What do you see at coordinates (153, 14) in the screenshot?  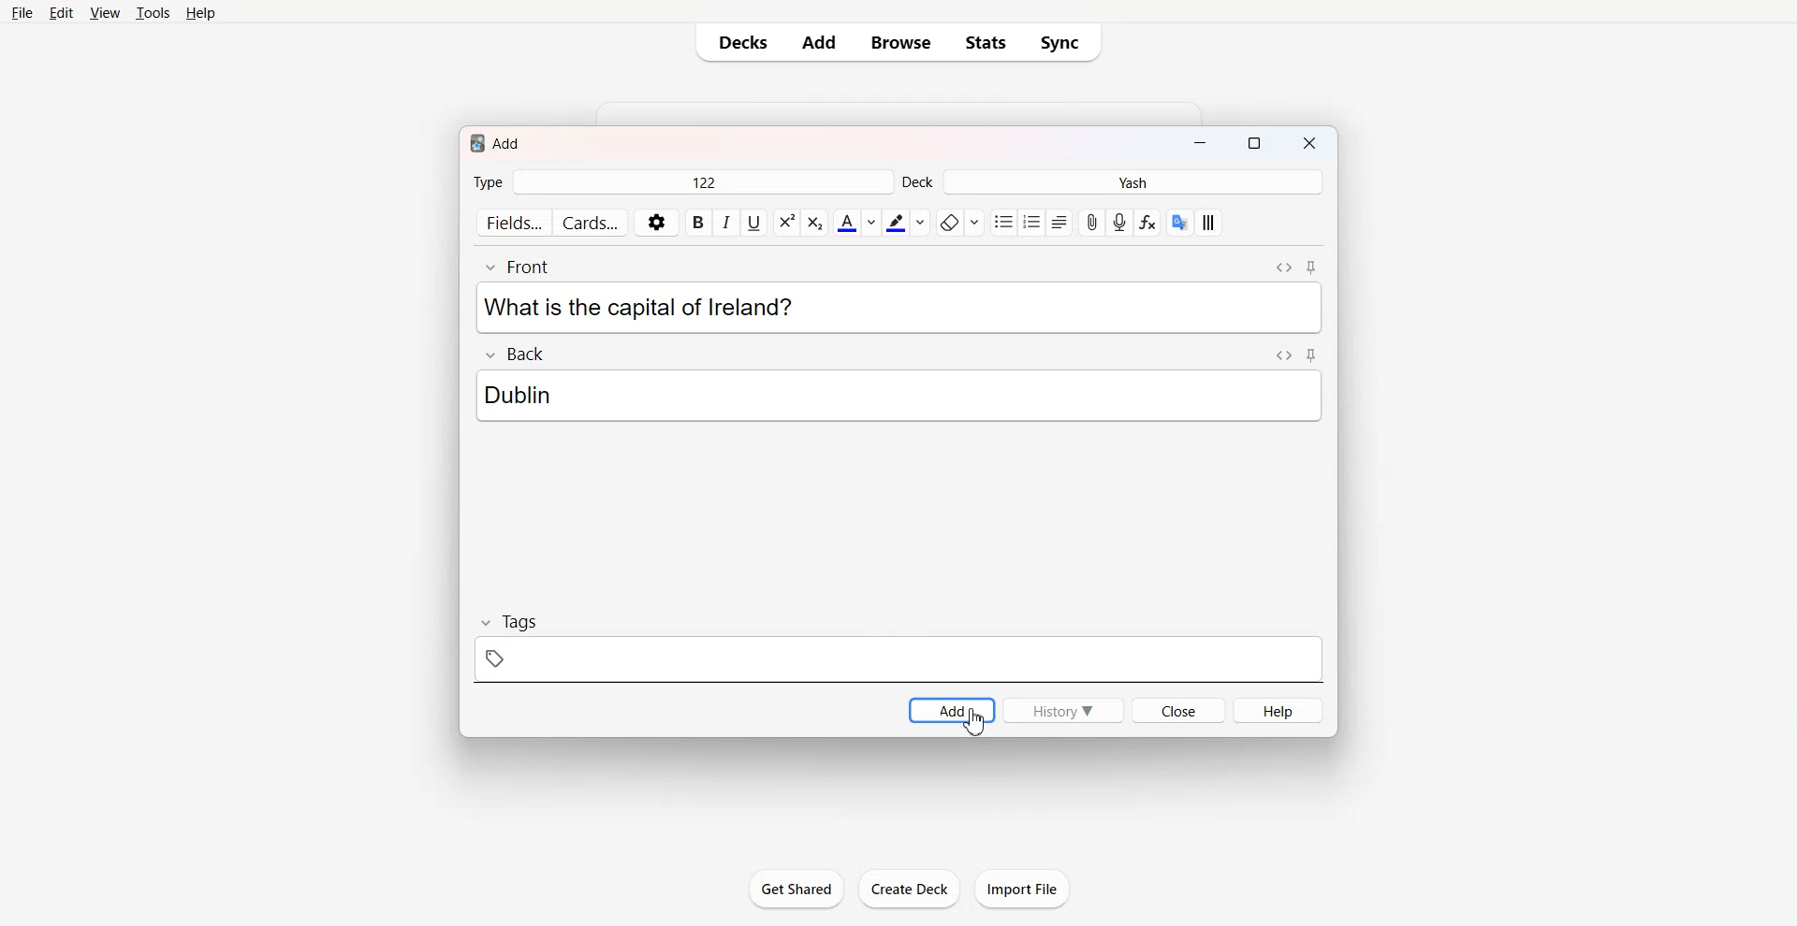 I see `Tools` at bounding box center [153, 14].